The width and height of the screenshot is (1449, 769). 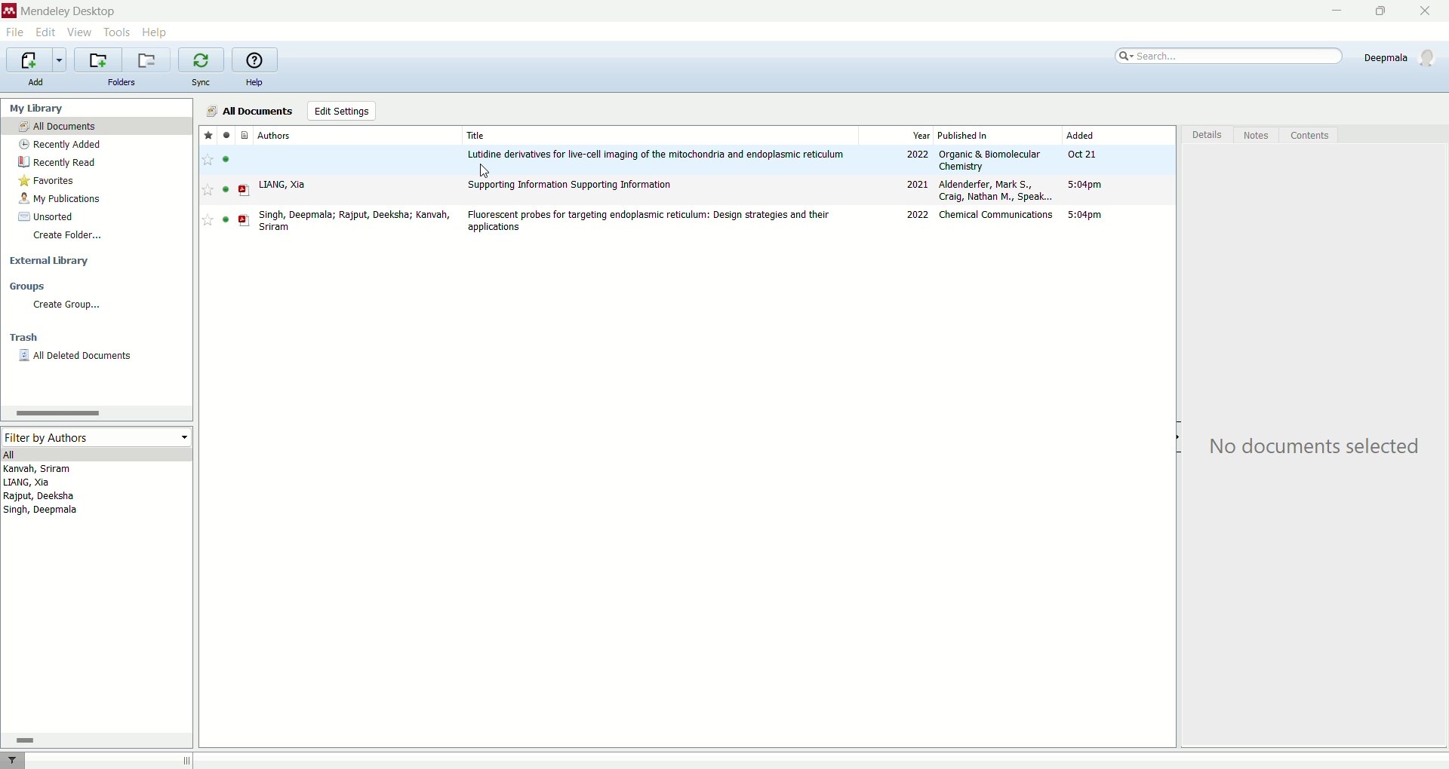 I want to click on logo, so click(x=9, y=11).